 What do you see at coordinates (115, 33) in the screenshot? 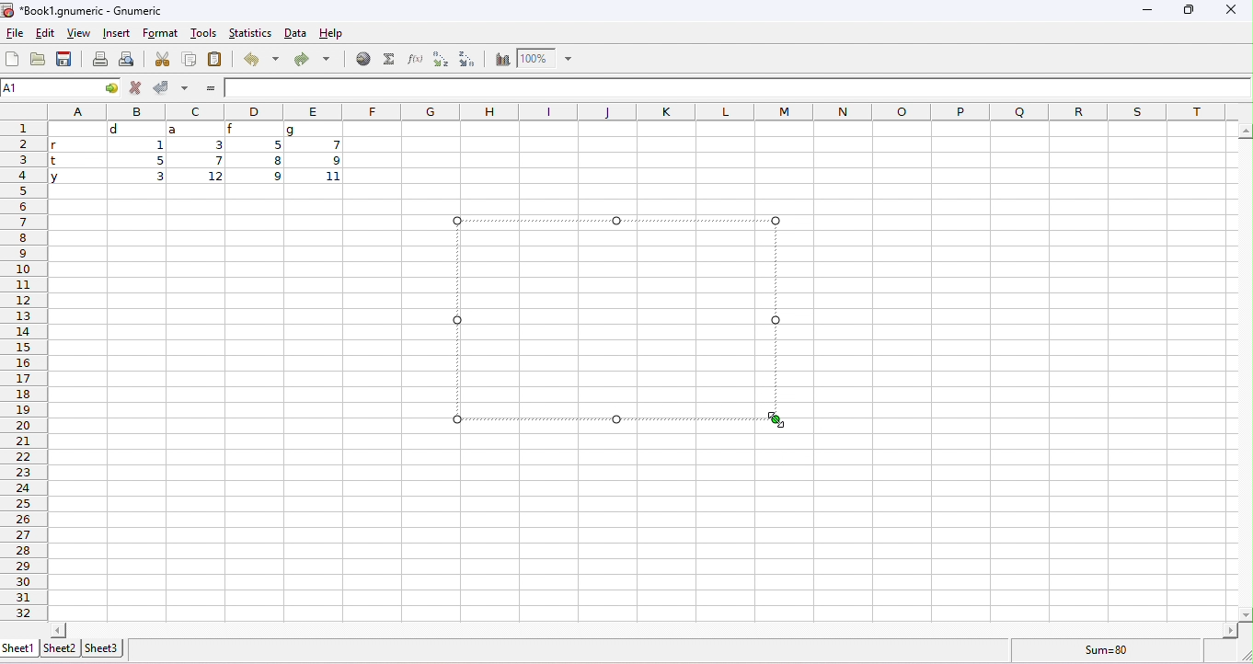
I see `insert` at bounding box center [115, 33].